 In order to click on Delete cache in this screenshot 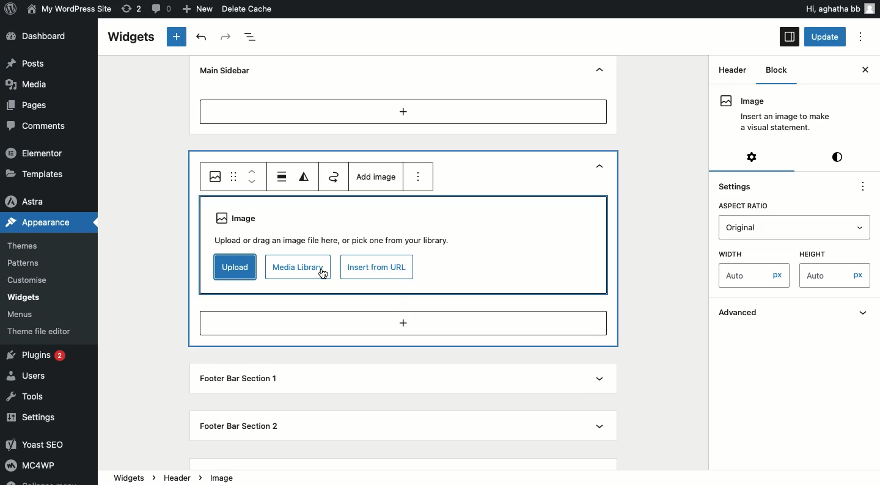, I will do `click(248, 9)`.